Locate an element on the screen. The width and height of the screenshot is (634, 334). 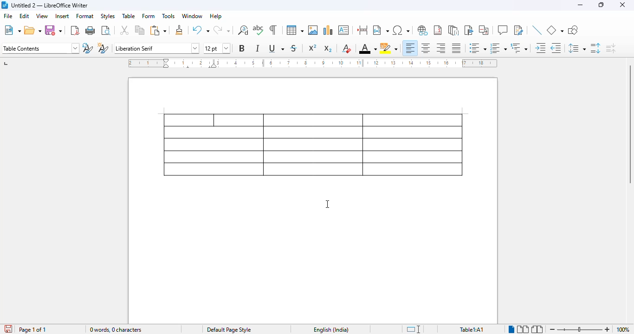
page 1 of 1 is located at coordinates (32, 329).